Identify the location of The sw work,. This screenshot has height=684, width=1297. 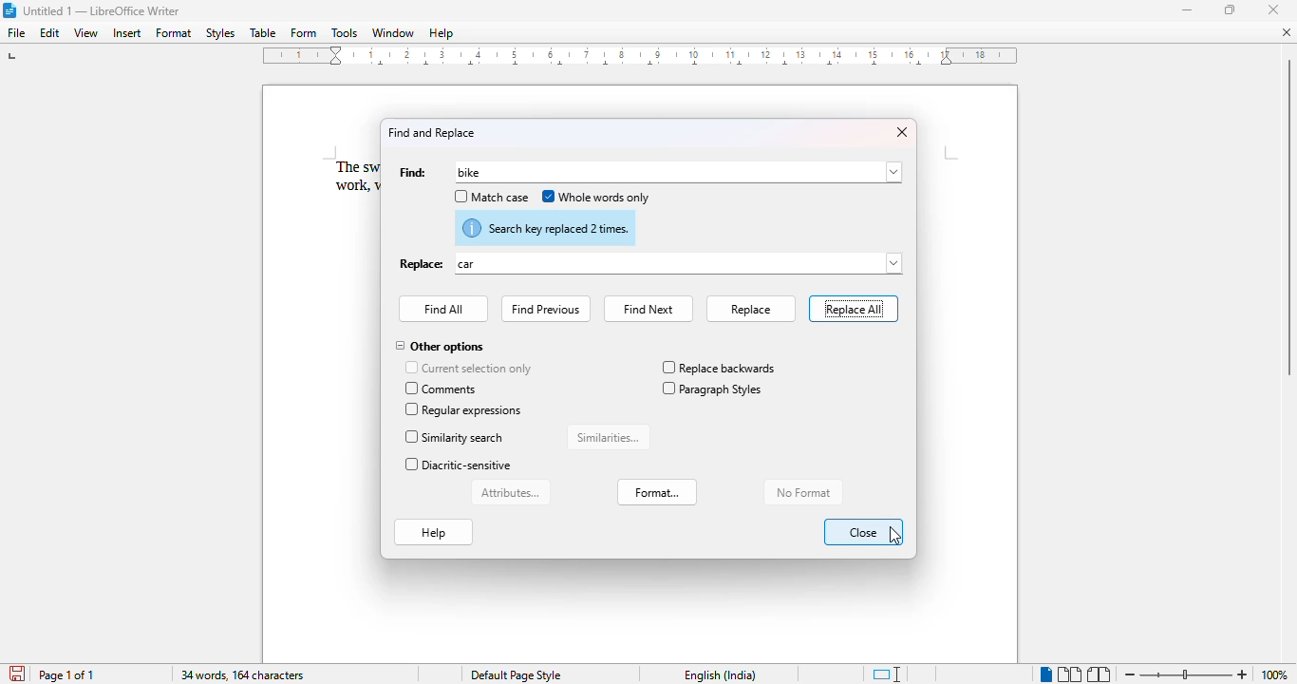
(345, 177).